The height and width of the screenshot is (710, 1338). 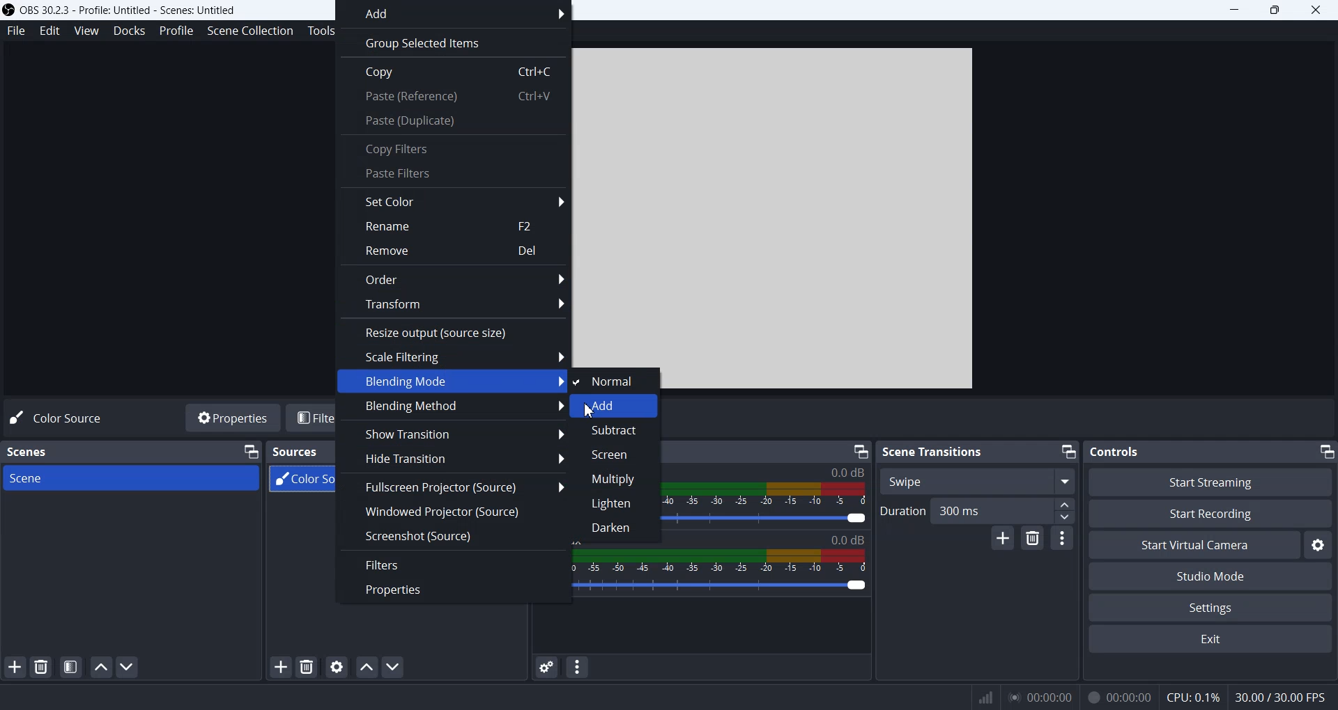 What do you see at coordinates (318, 30) in the screenshot?
I see `Tools` at bounding box center [318, 30].